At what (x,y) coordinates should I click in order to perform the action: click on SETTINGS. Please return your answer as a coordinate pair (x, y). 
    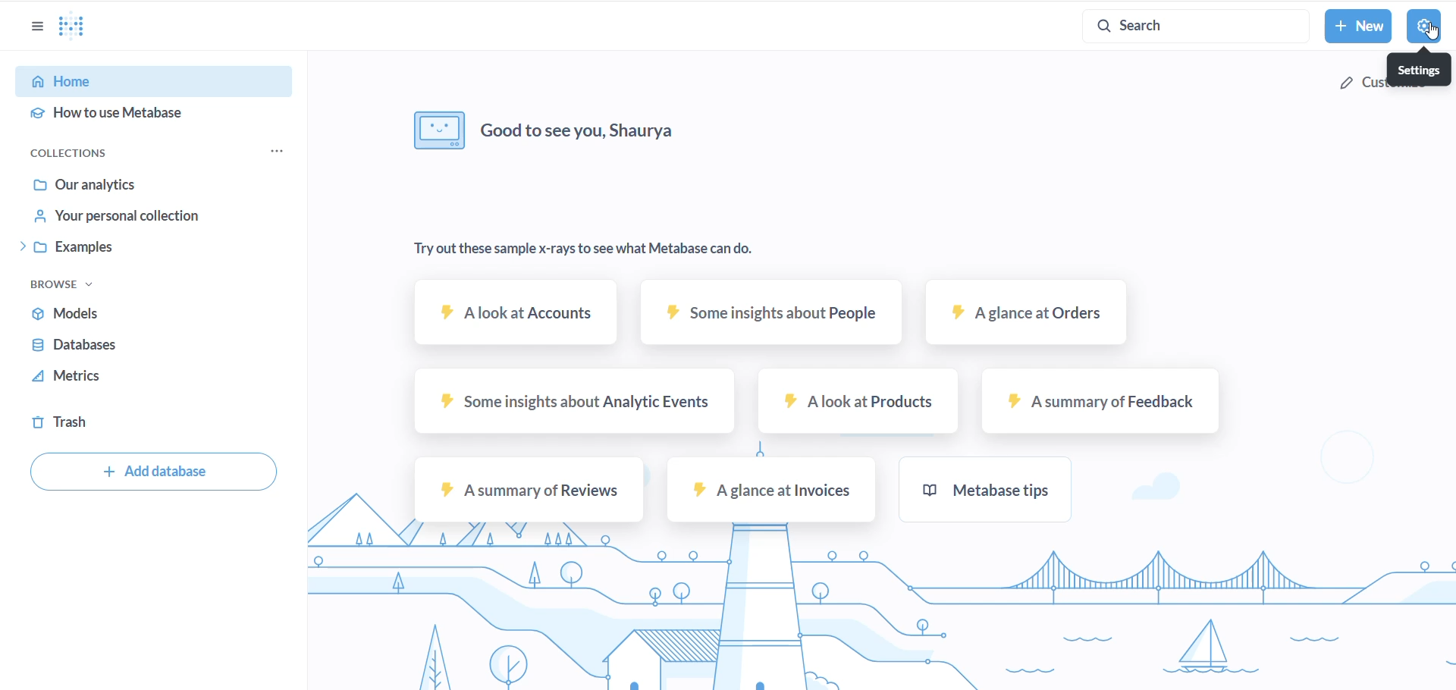
    Looking at the image, I should click on (1418, 70).